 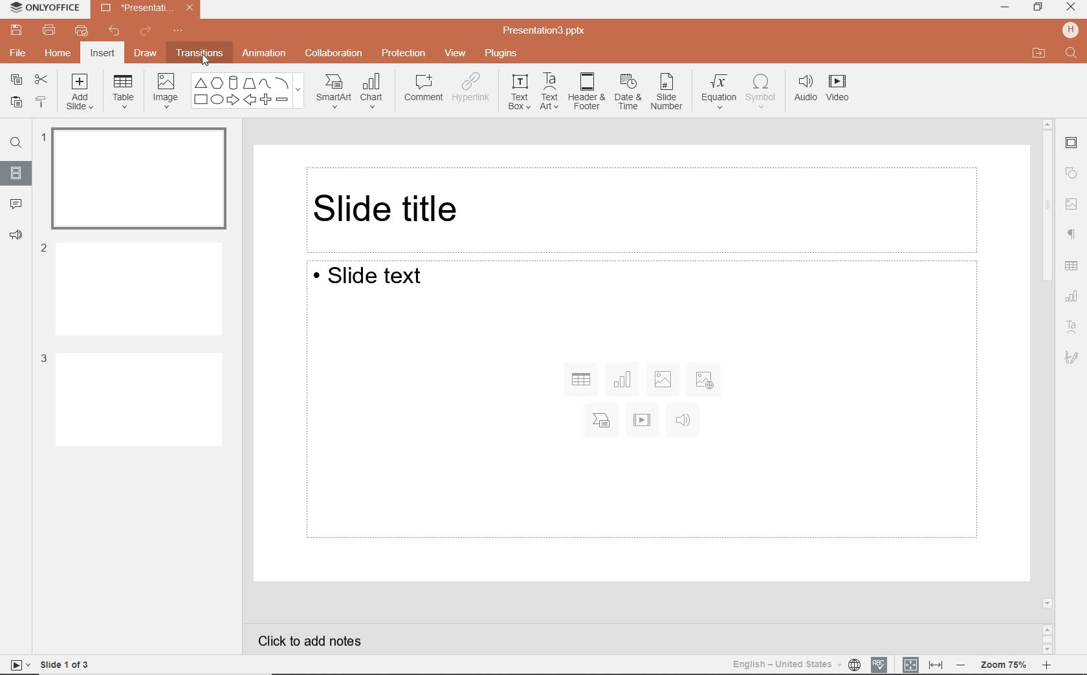 What do you see at coordinates (315, 640) in the screenshot?
I see `click to add notes` at bounding box center [315, 640].